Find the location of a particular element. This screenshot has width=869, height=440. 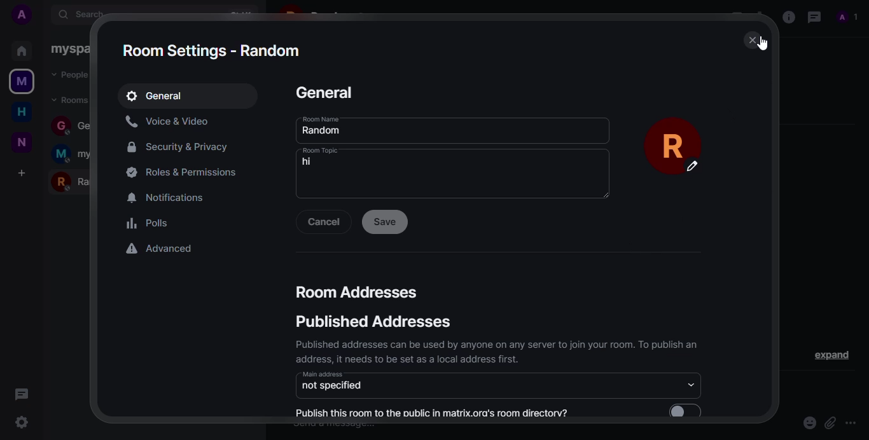

publish this room to the public in matrix.org's room directory? is located at coordinates (432, 413).